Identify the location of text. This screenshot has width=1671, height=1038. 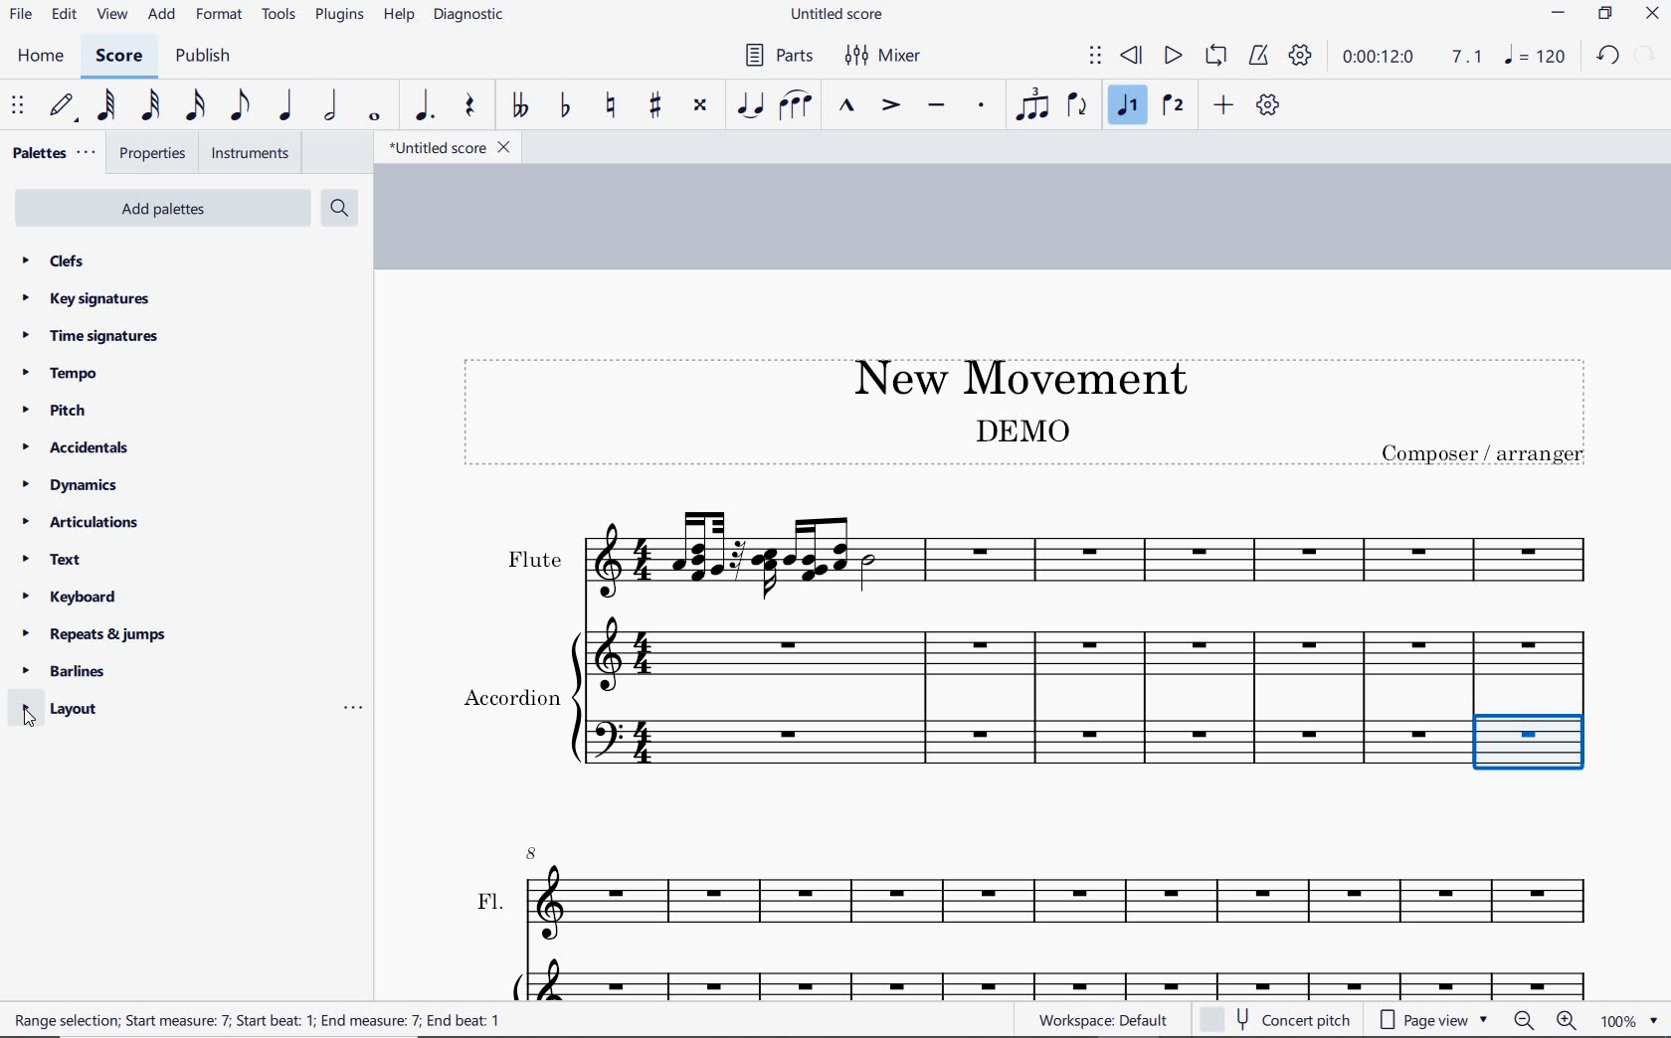
(533, 560).